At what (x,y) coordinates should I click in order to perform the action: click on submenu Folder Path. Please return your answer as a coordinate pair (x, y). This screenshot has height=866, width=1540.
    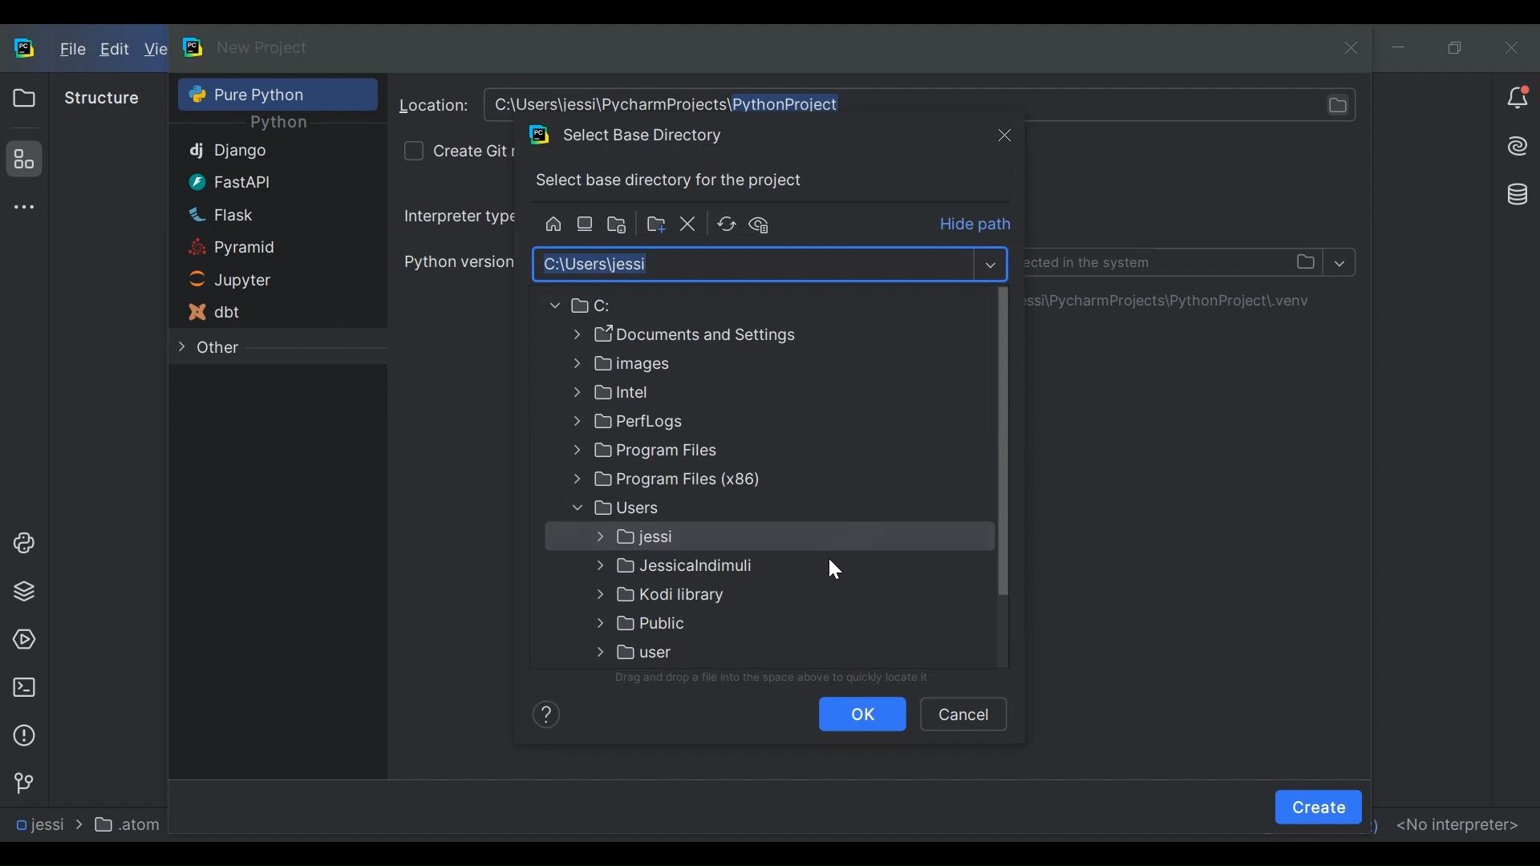
    Looking at the image, I should click on (712, 568).